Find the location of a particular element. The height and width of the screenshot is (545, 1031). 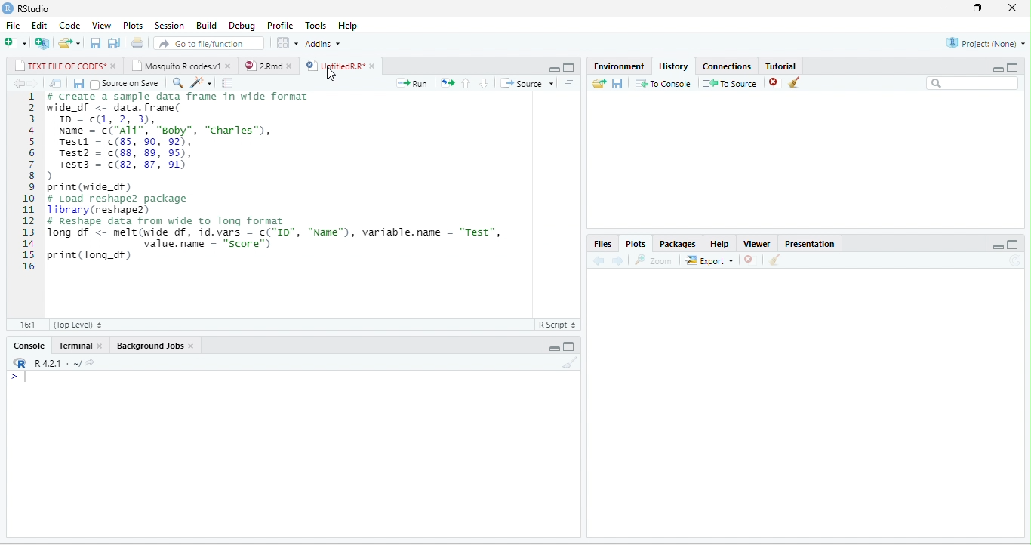

2.Rmd is located at coordinates (263, 66).